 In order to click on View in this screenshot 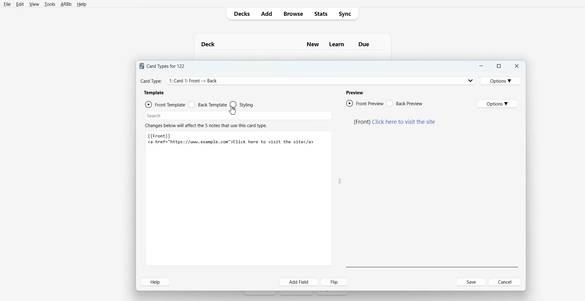, I will do `click(34, 4)`.